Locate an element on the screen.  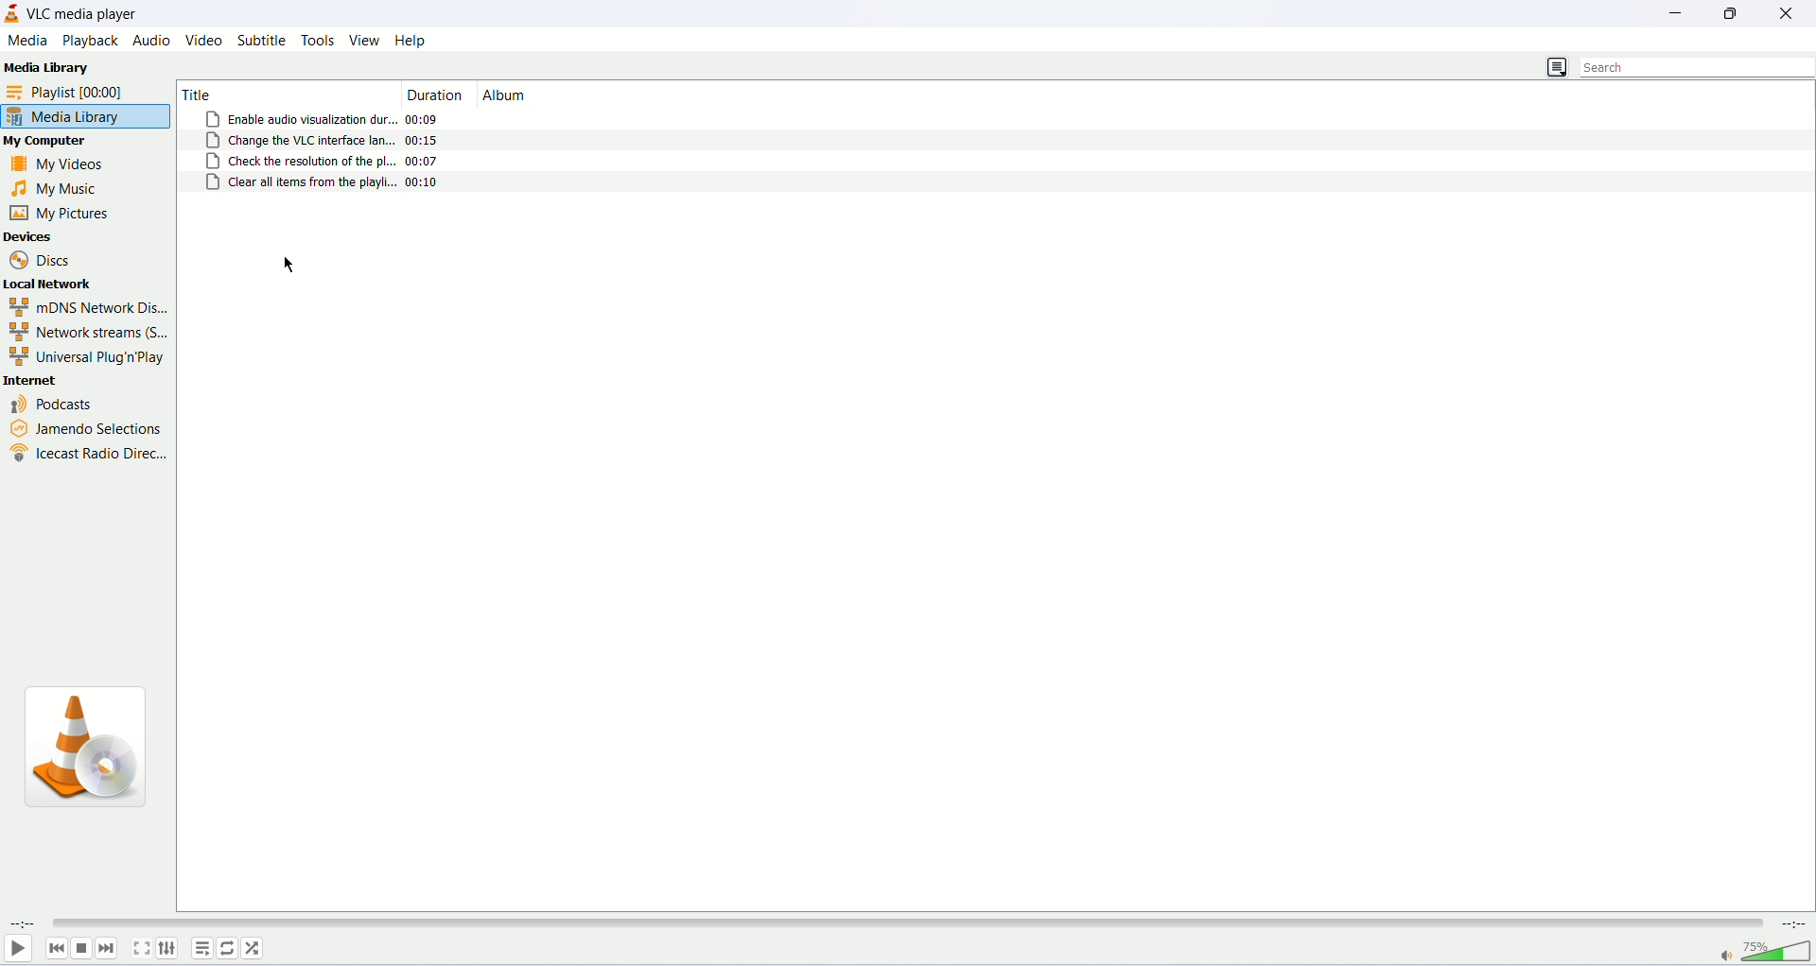
my pictures is located at coordinates (61, 212).